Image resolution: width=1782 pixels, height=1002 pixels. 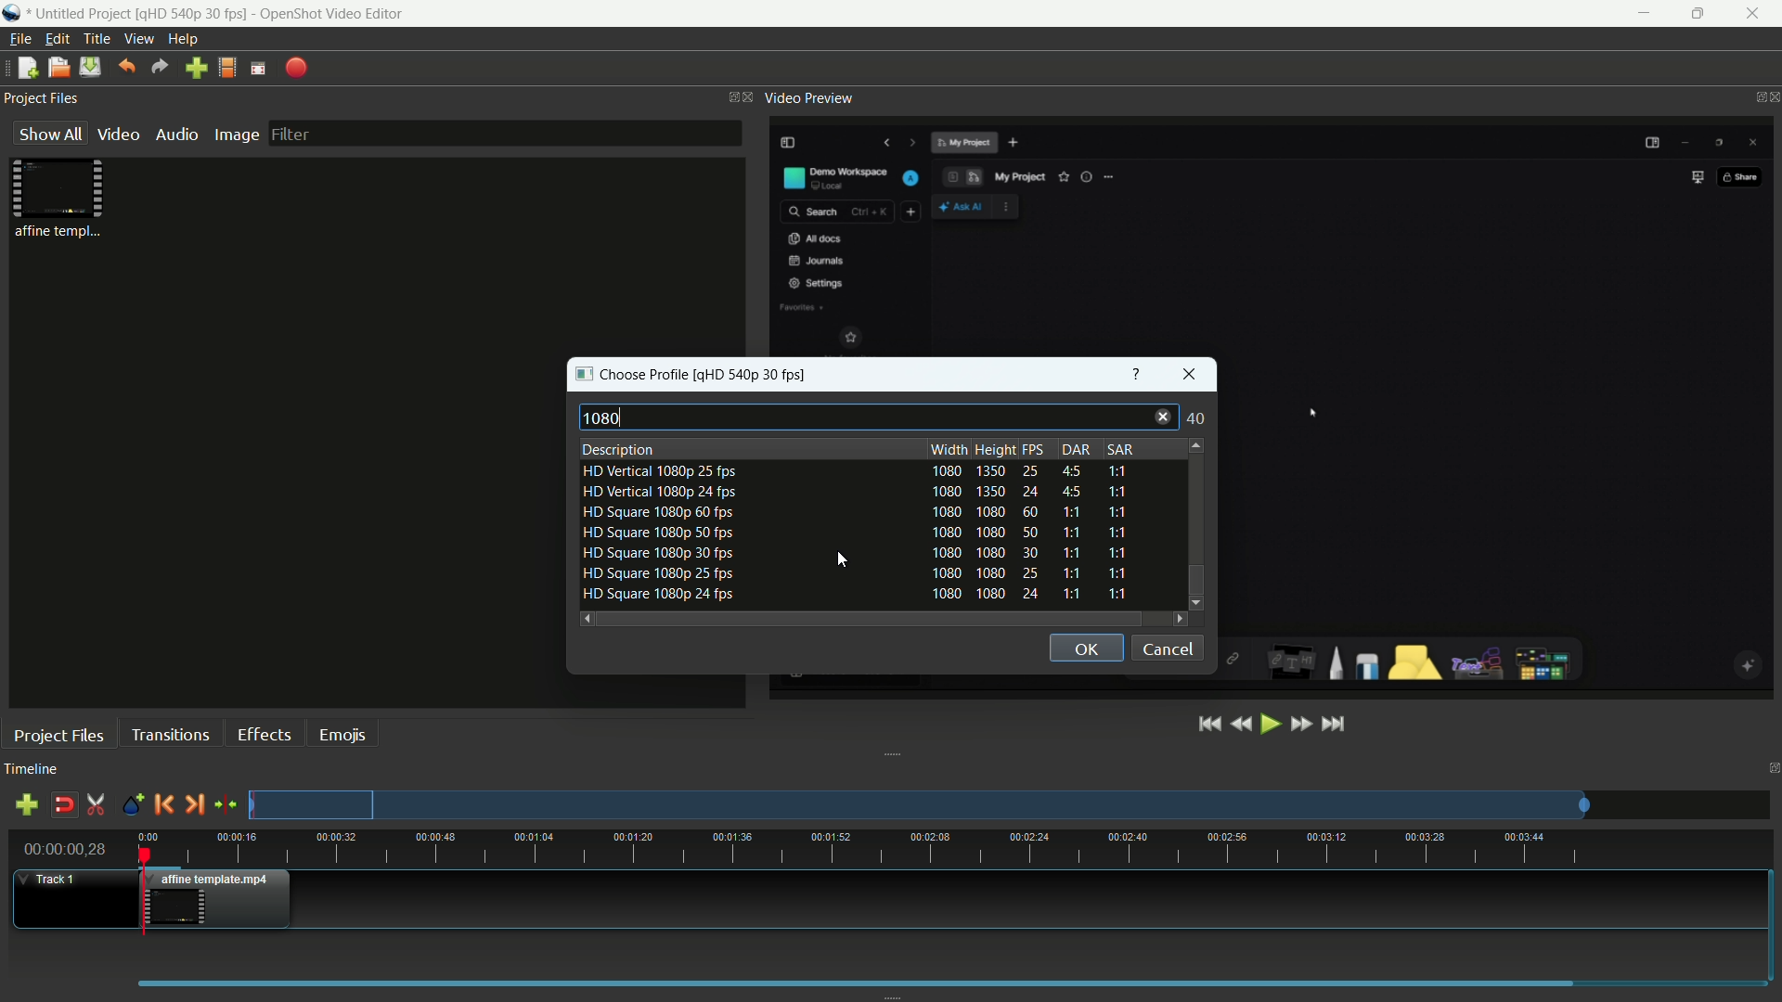 What do you see at coordinates (30, 804) in the screenshot?
I see `add track` at bounding box center [30, 804].